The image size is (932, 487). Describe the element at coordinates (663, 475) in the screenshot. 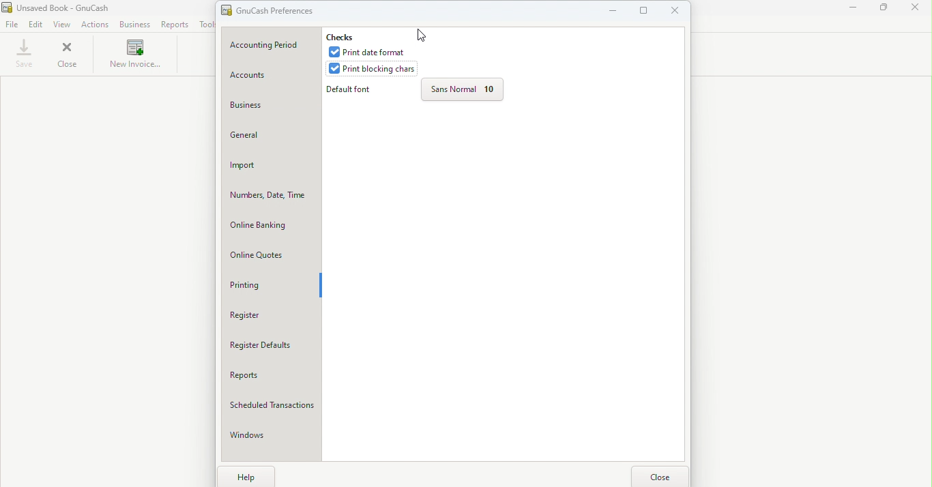

I see `Close` at that location.